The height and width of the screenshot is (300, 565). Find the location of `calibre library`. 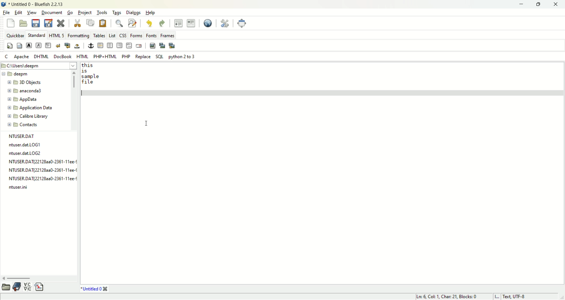

calibre library is located at coordinates (29, 117).